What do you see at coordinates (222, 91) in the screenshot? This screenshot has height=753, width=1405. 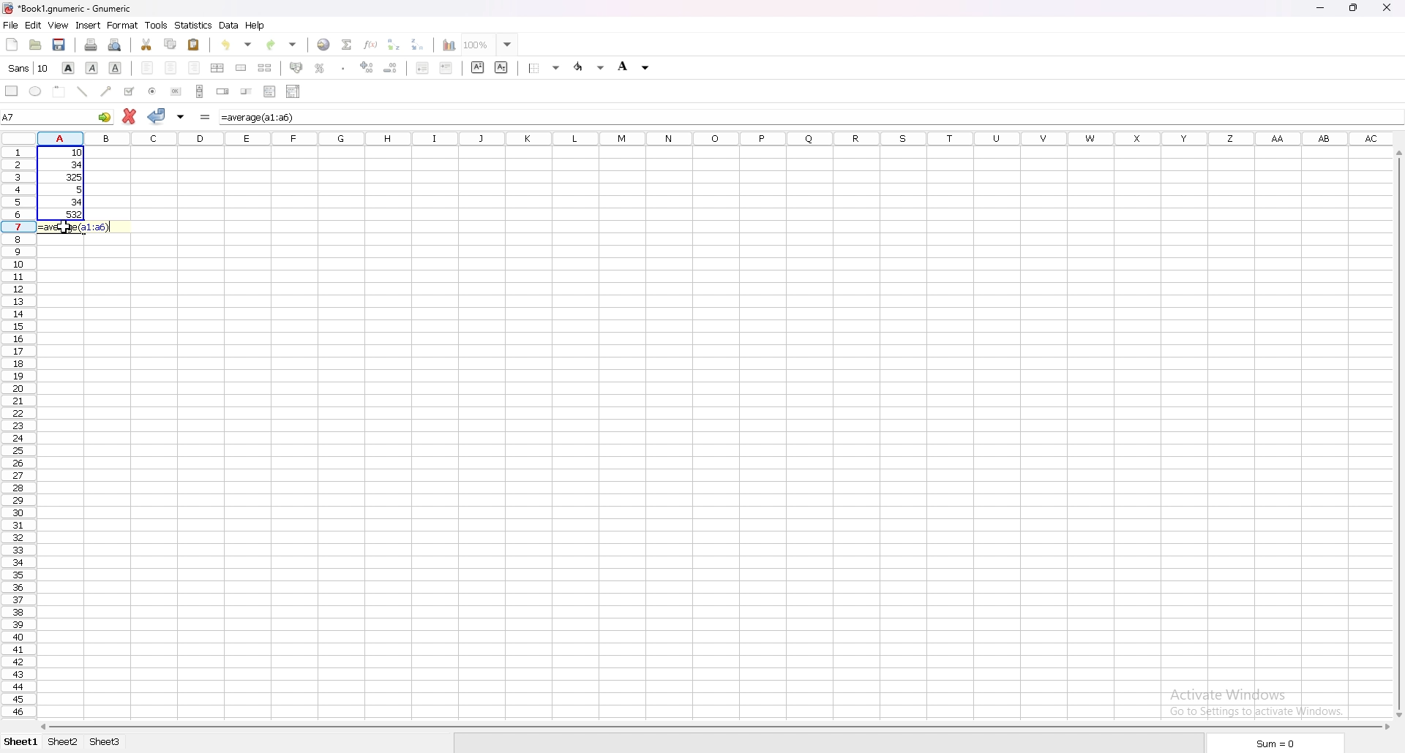 I see `spin button` at bounding box center [222, 91].